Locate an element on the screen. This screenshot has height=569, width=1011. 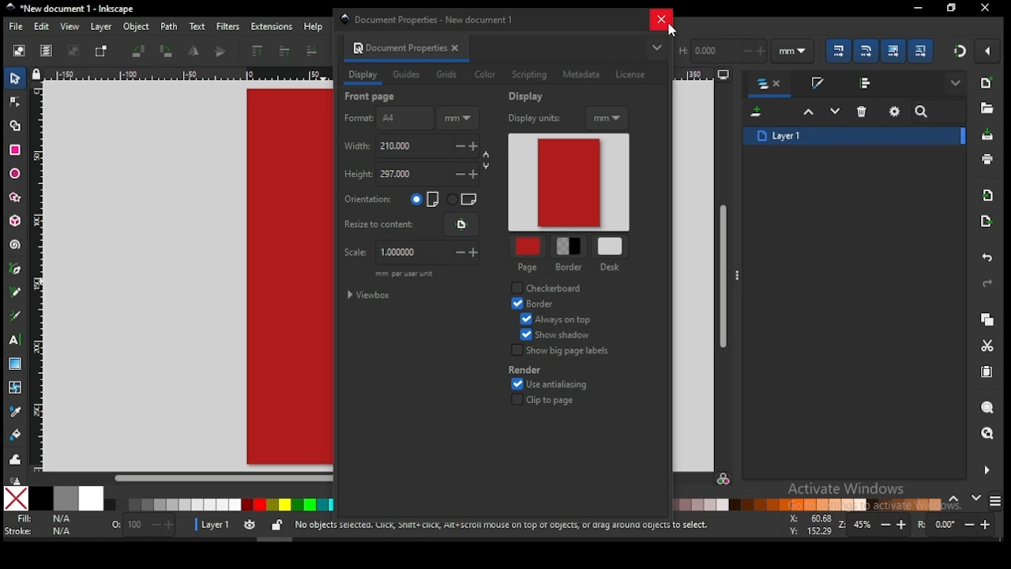
black is located at coordinates (41, 499).